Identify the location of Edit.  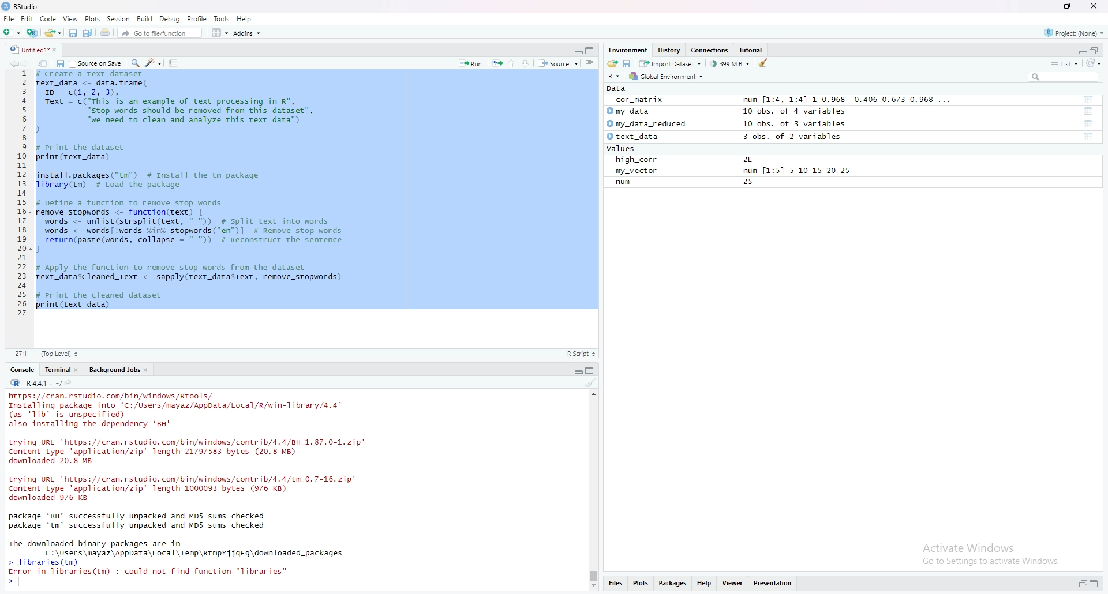
(26, 18).